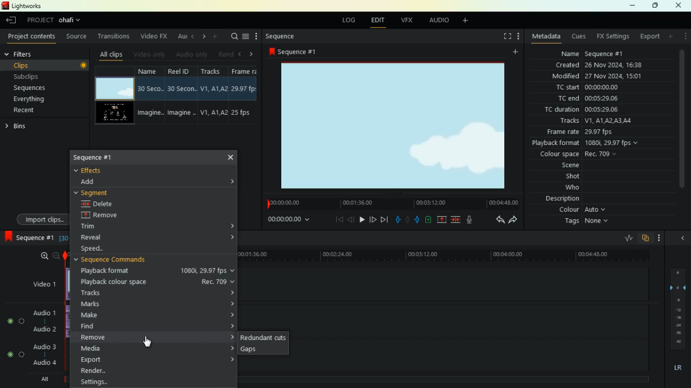 The height and width of the screenshot is (388, 691). I want to click on cues, so click(577, 37).